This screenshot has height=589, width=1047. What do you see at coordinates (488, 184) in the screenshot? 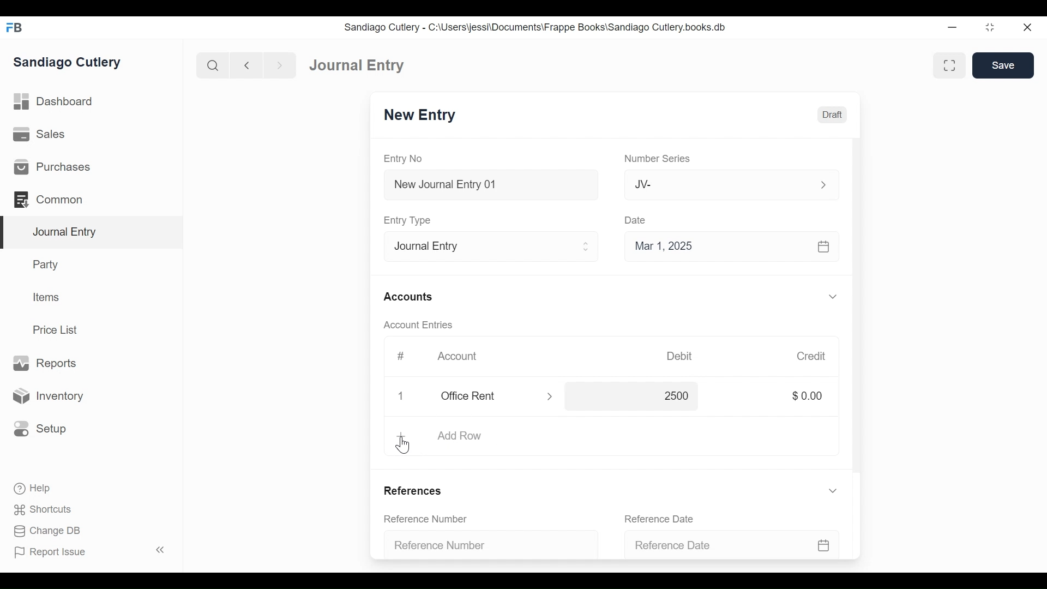
I see `New Journal Entry 01` at bounding box center [488, 184].